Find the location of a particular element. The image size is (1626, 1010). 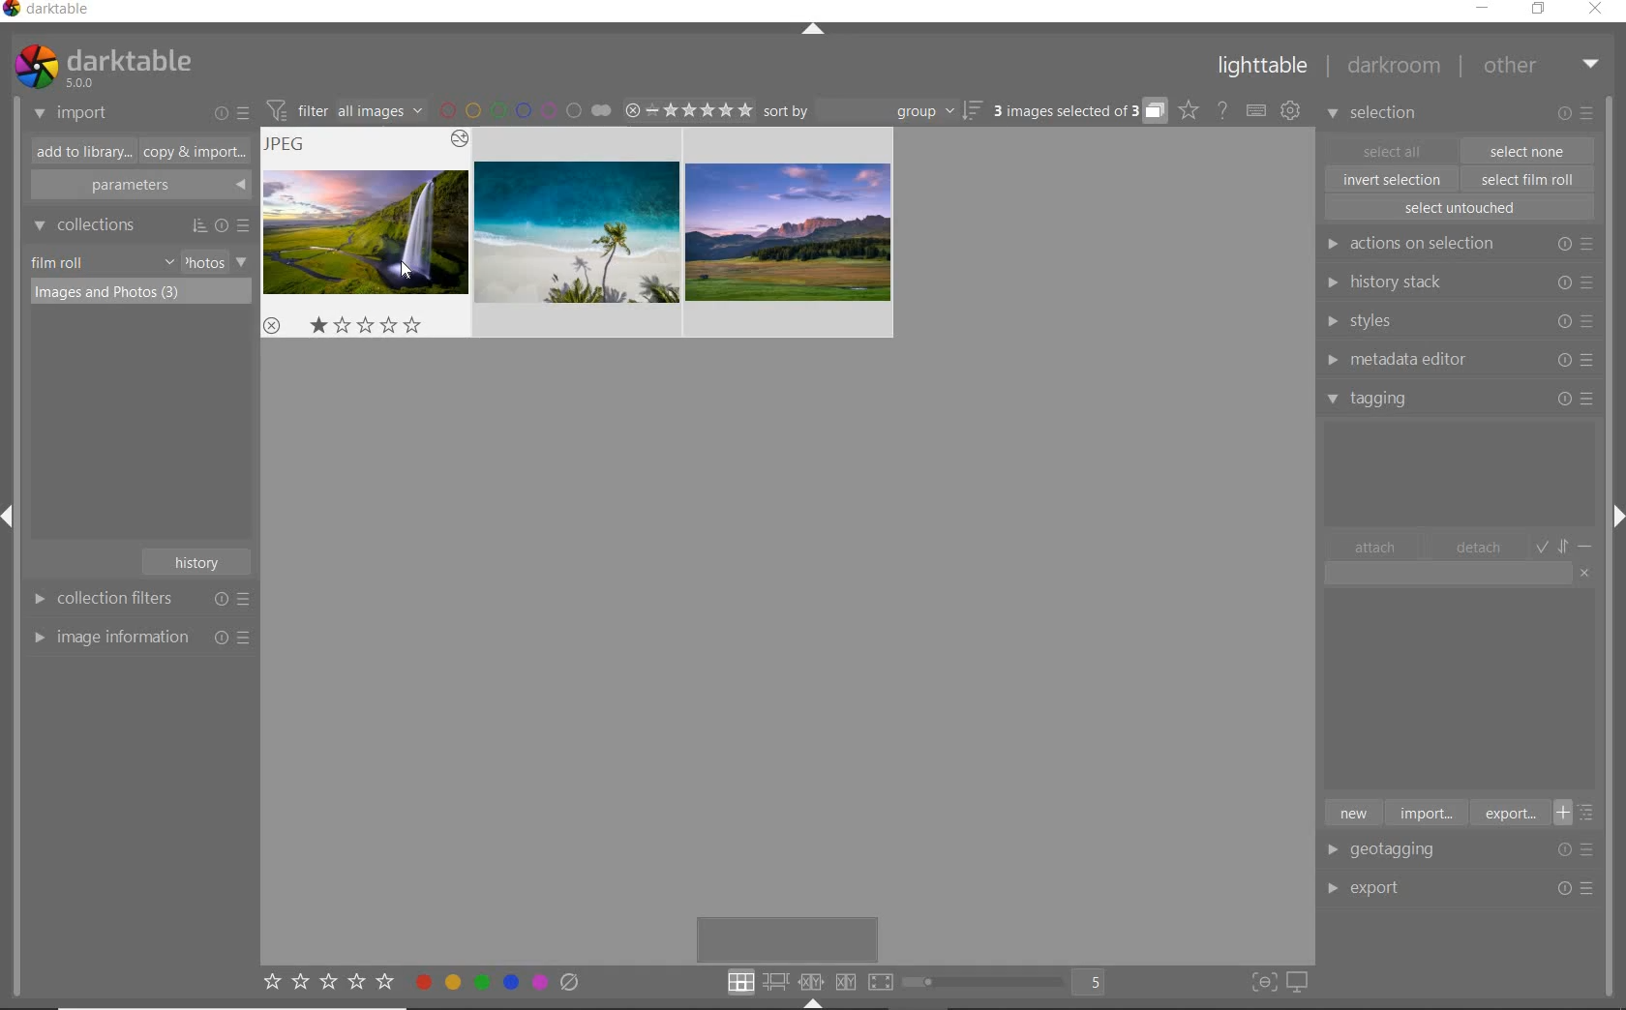

new is located at coordinates (1352, 812).